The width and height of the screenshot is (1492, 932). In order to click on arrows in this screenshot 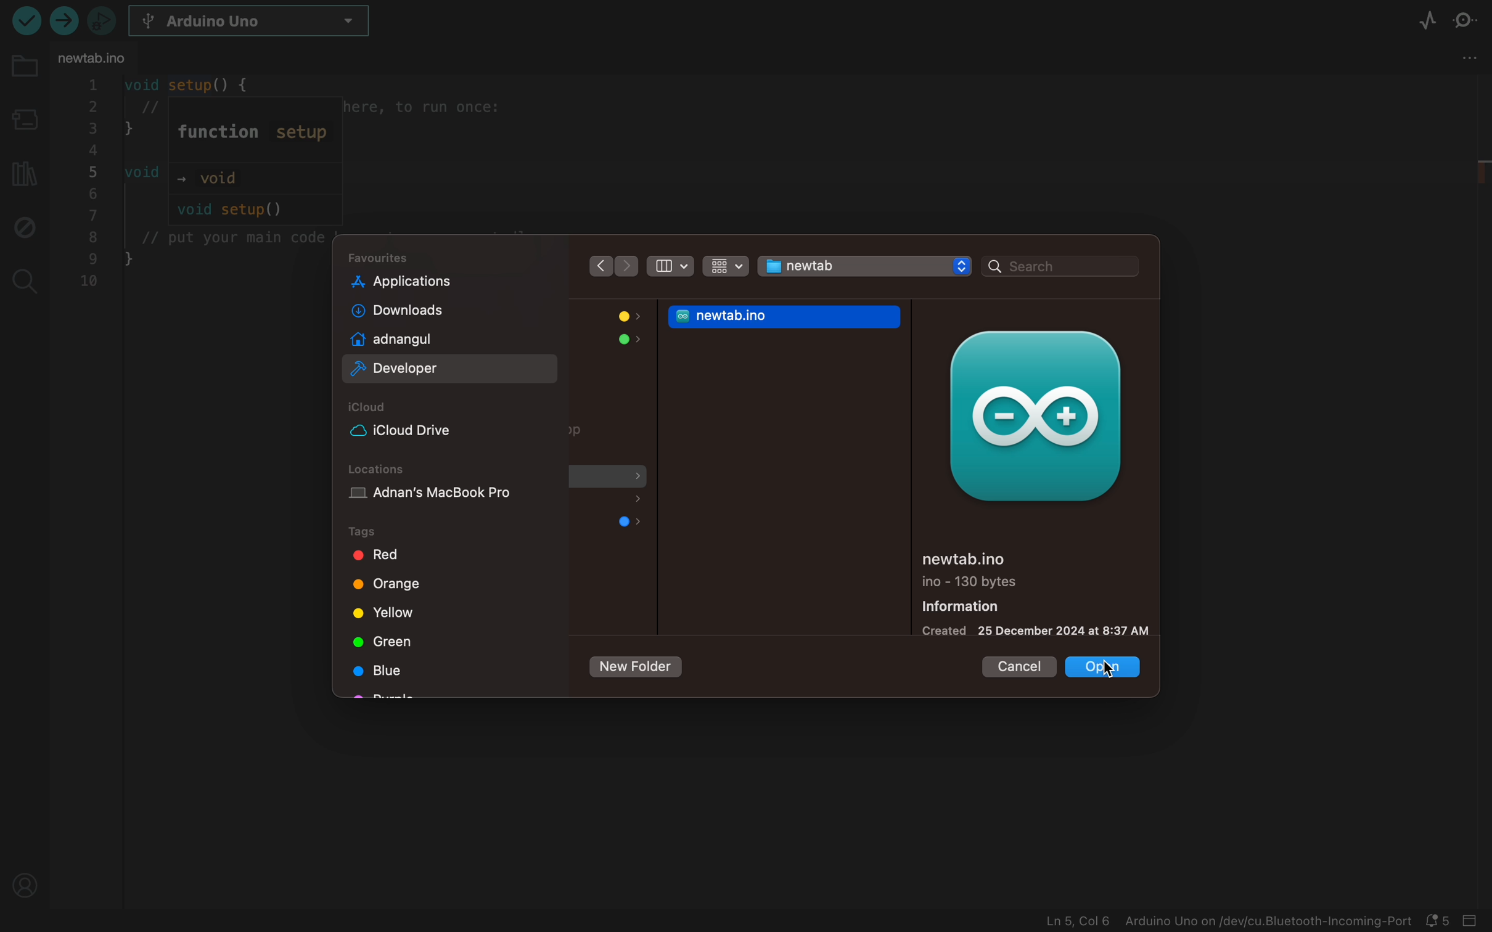, I will do `click(612, 265)`.